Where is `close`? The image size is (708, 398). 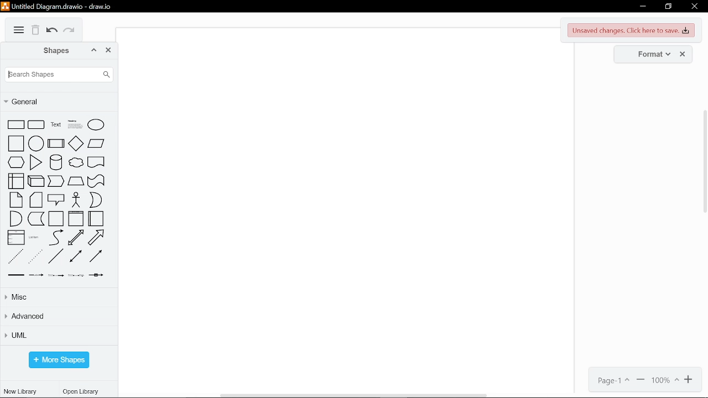 close is located at coordinates (684, 54).